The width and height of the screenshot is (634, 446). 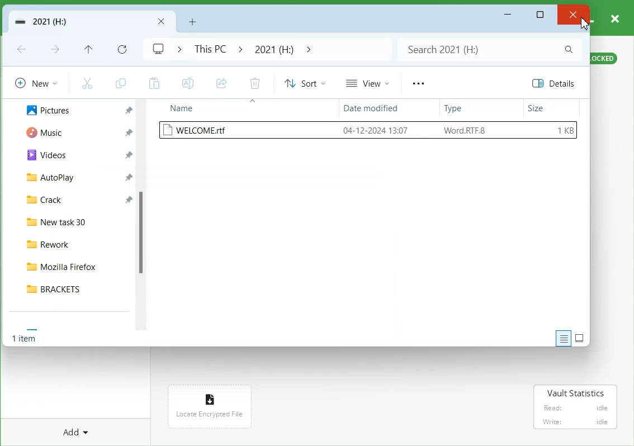 I want to click on Videos, so click(x=47, y=155).